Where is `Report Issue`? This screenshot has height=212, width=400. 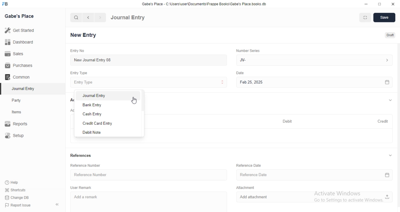 Report Issue is located at coordinates (21, 205).